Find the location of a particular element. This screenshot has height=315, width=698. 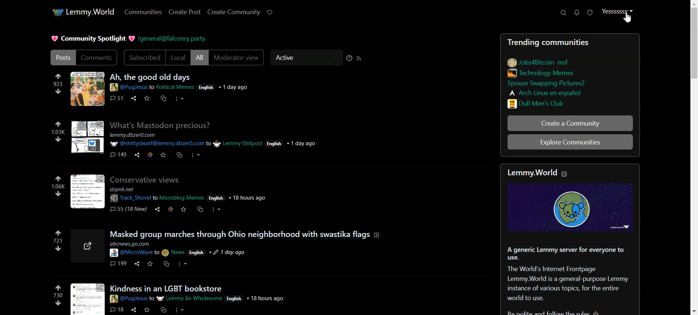

save is located at coordinates (147, 310).